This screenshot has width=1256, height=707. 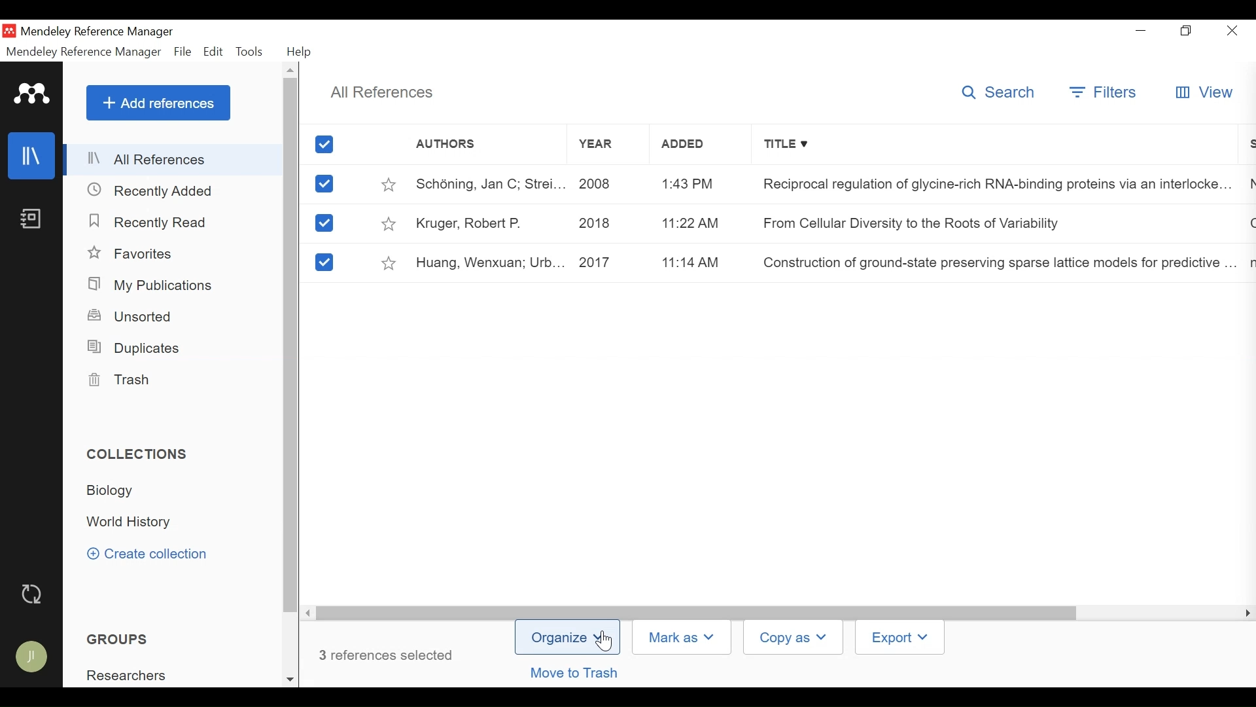 I want to click on Toggle Favorites, so click(x=389, y=183).